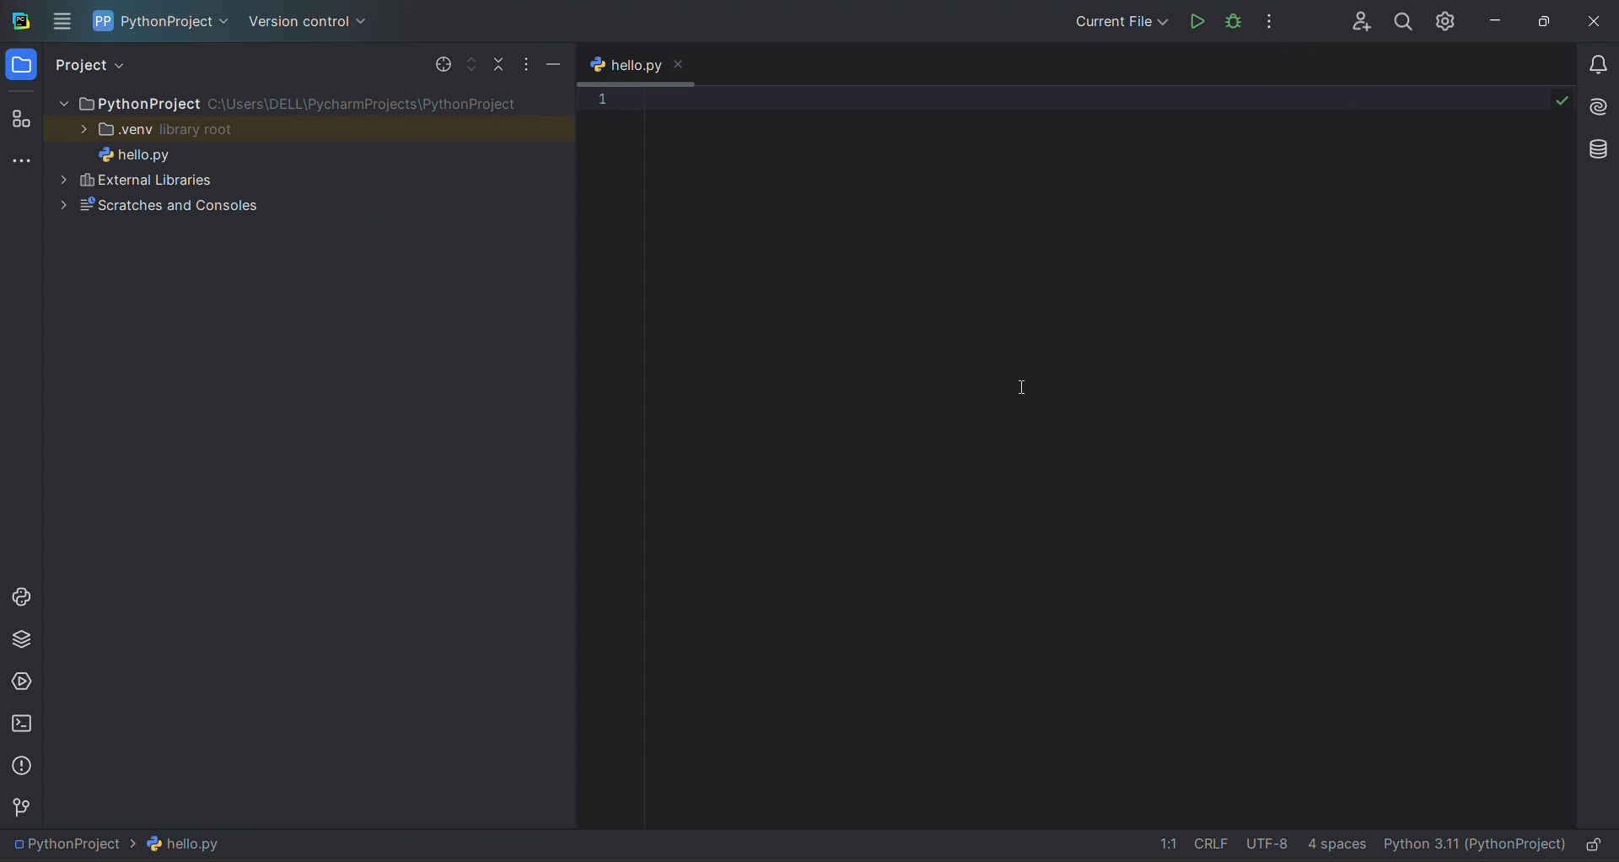 The image size is (1619, 862). What do you see at coordinates (22, 639) in the screenshot?
I see `python package` at bounding box center [22, 639].